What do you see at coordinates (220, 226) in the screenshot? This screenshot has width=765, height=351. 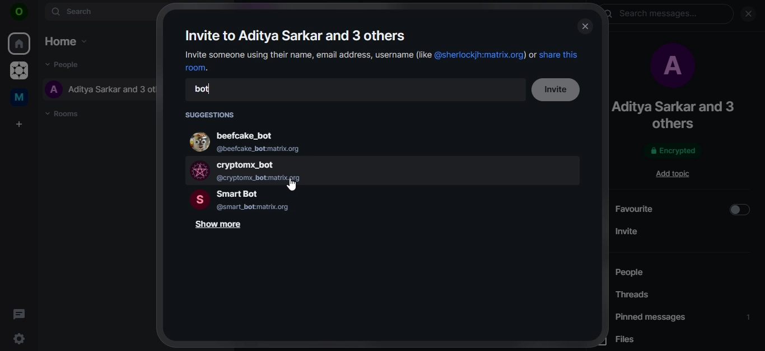 I see `show more` at bounding box center [220, 226].